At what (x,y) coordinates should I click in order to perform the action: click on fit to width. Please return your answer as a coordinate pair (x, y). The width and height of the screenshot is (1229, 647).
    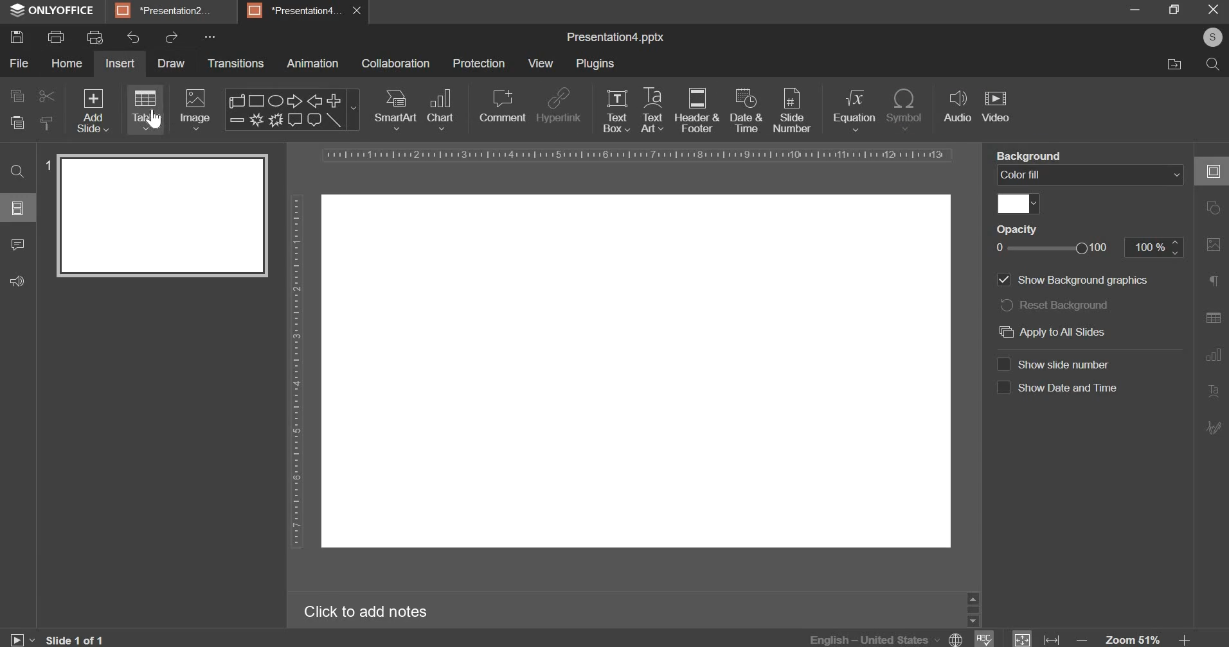
    Looking at the image, I should click on (1053, 638).